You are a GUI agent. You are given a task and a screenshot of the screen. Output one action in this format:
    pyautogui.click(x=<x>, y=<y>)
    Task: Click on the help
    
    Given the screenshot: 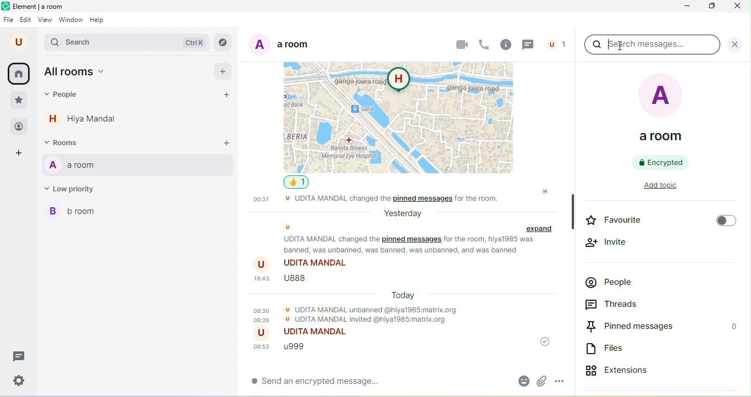 What is the action you would take?
    pyautogui.click(x=100, y=21)
    